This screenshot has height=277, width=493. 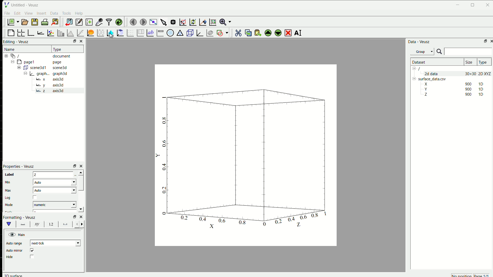 What do you see at coordinates (78, 243) in the screenshot?
I see `Drop-down ` at bounding box center [78, 243].